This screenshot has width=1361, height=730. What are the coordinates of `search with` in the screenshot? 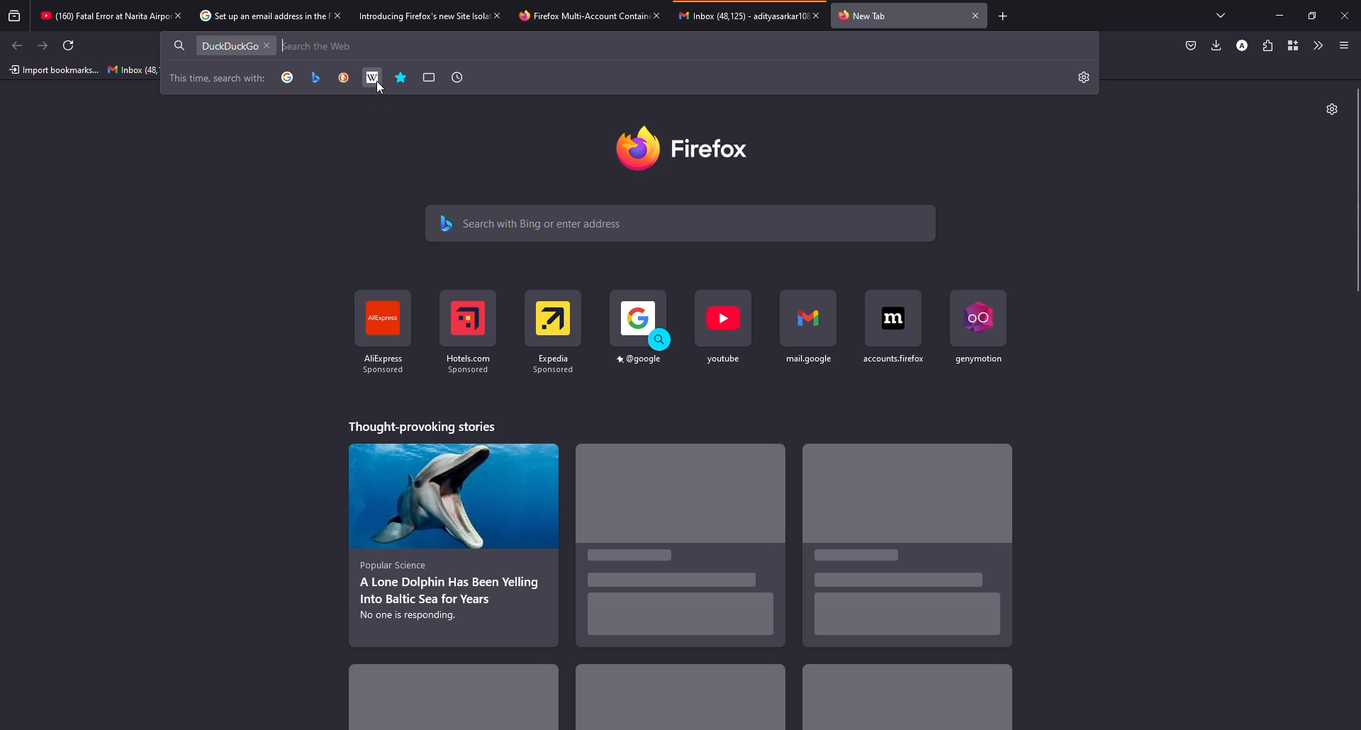 It's located at (218, 78).